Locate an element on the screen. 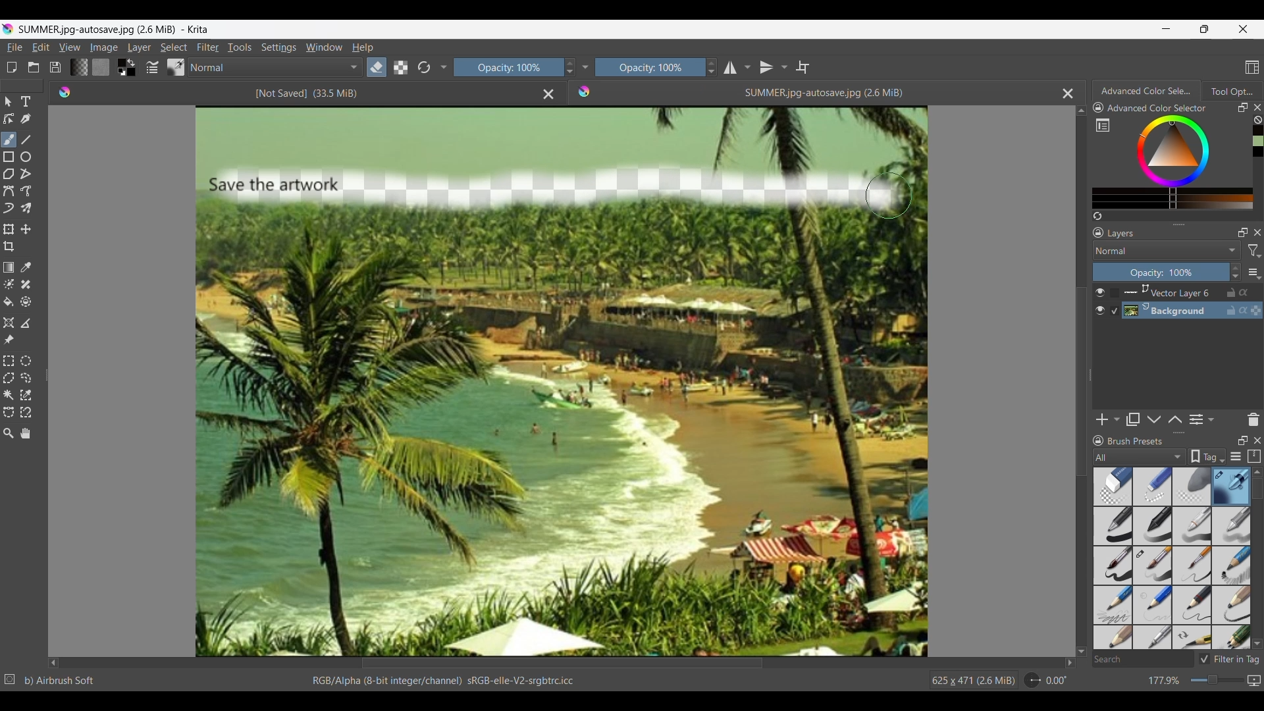 This screenshot has height=711, width=1264. Logo is located at coordinates (66, 92).